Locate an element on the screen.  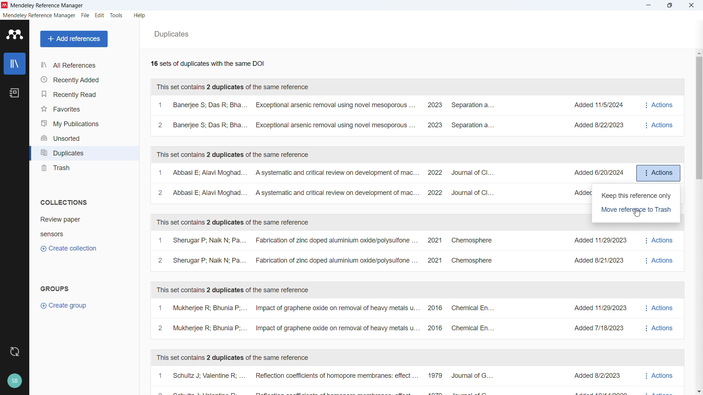
Duplicates  is located at coordinates (172, 34).